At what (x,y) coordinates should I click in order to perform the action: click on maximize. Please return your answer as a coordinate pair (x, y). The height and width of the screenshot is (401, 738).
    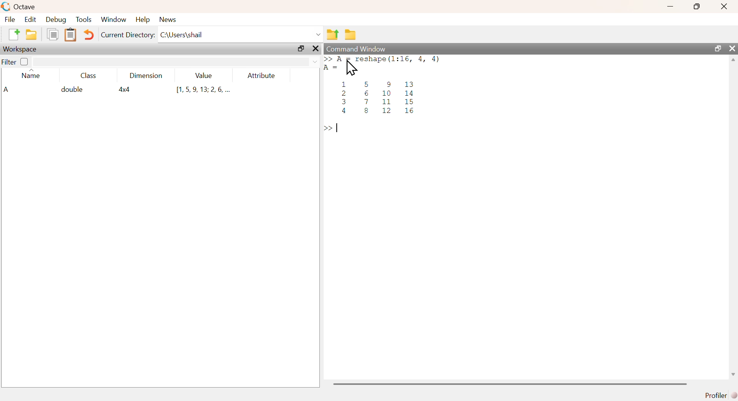
    Looking at the image, I should click on (300, 49).